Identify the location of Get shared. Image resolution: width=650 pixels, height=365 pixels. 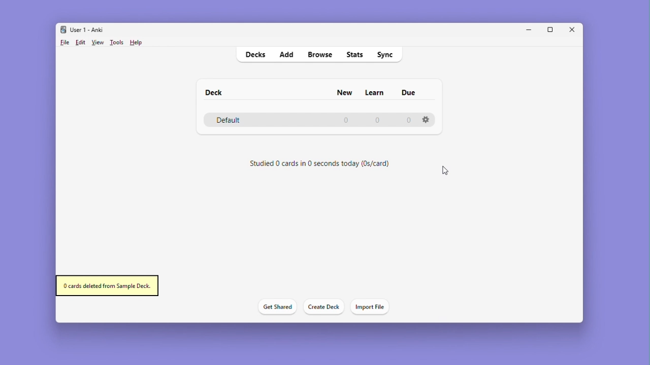
(274, 308).